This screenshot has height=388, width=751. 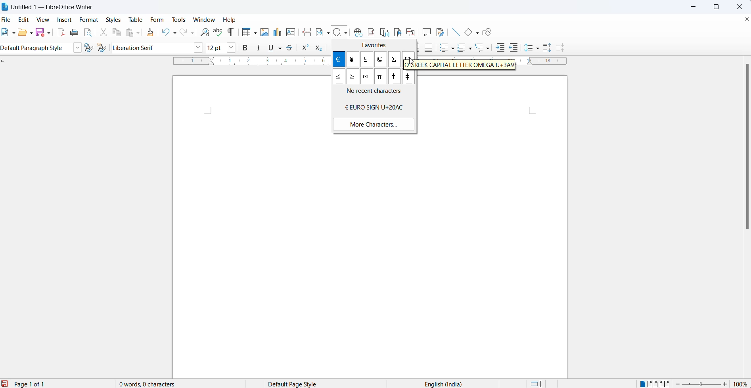 I want to click on paste options, so click(x=140, y=33).